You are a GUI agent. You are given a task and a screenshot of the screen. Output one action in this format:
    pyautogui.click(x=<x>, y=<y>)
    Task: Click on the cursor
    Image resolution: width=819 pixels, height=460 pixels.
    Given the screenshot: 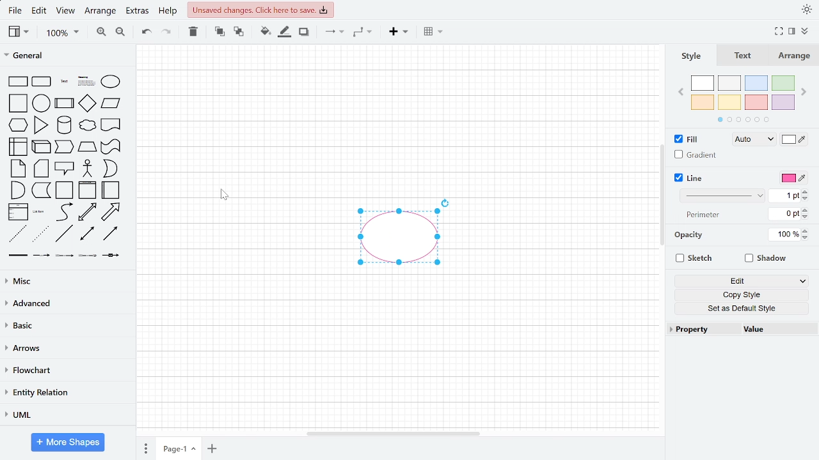 What is the action you would take?
    pyautogui.click(x=225, y=195)
    